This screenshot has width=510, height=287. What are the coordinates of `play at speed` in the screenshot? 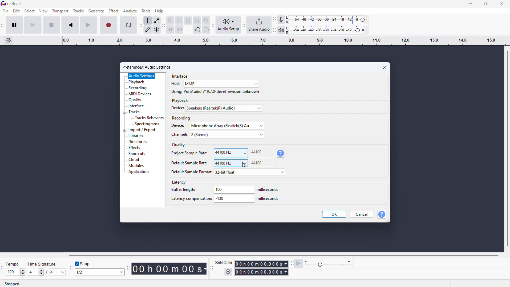 It's located at (299, 264).